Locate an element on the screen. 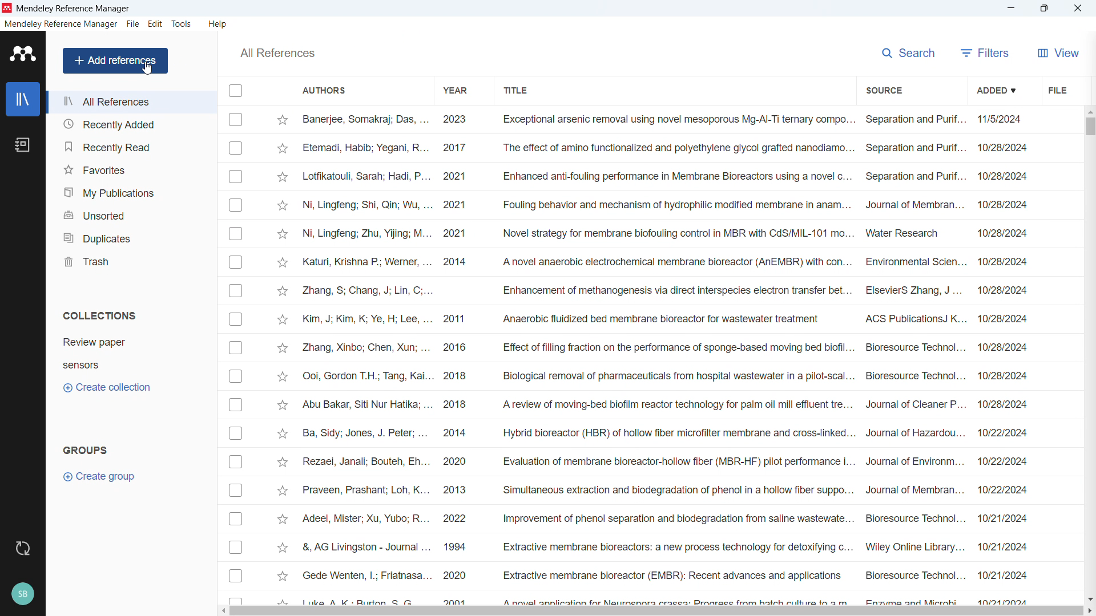 The image size is (1096, 616). Sort by date added  is located at coordinates (995, 90).